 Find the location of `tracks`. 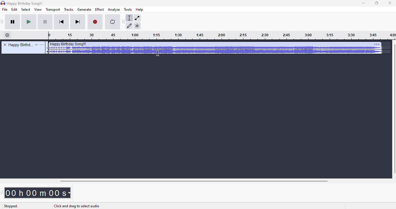

tracks is located at coordinates (69, 9).